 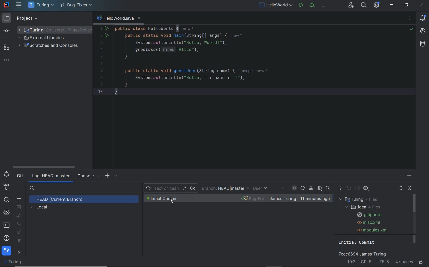 I want to click on .idea 4 files, so click(x=362, y=207).